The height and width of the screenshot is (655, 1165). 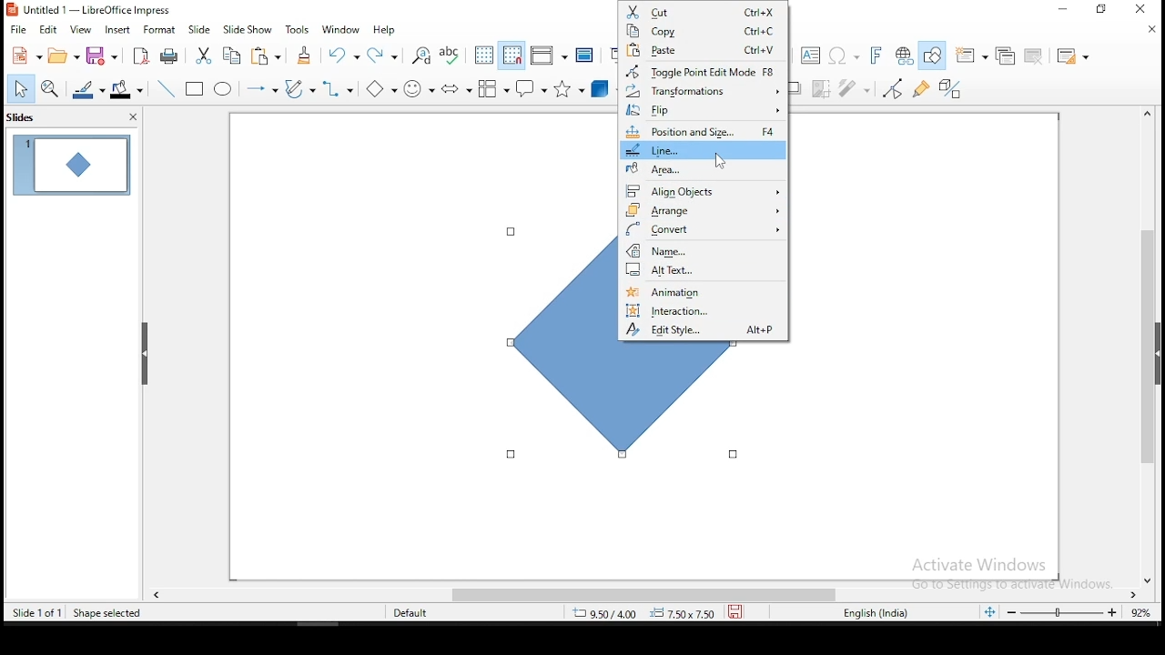 What do you see at coordinates (403, 614) in the screenshot?
I see `default` at bounding box center [403, 614].